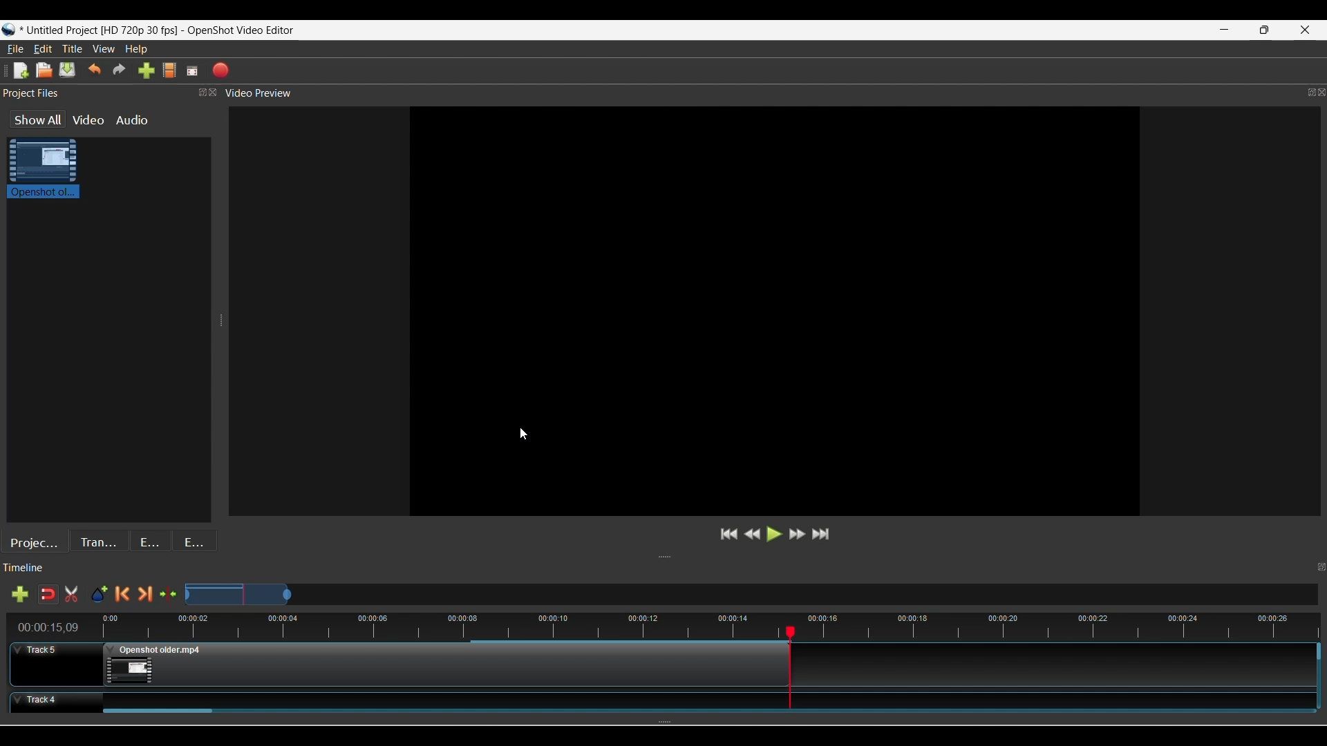 This screenshot has height=746, width=1327. What do you see at coordinates (775, 534) in the screenshot?
I see `Play` at bounding box center [775, 534].